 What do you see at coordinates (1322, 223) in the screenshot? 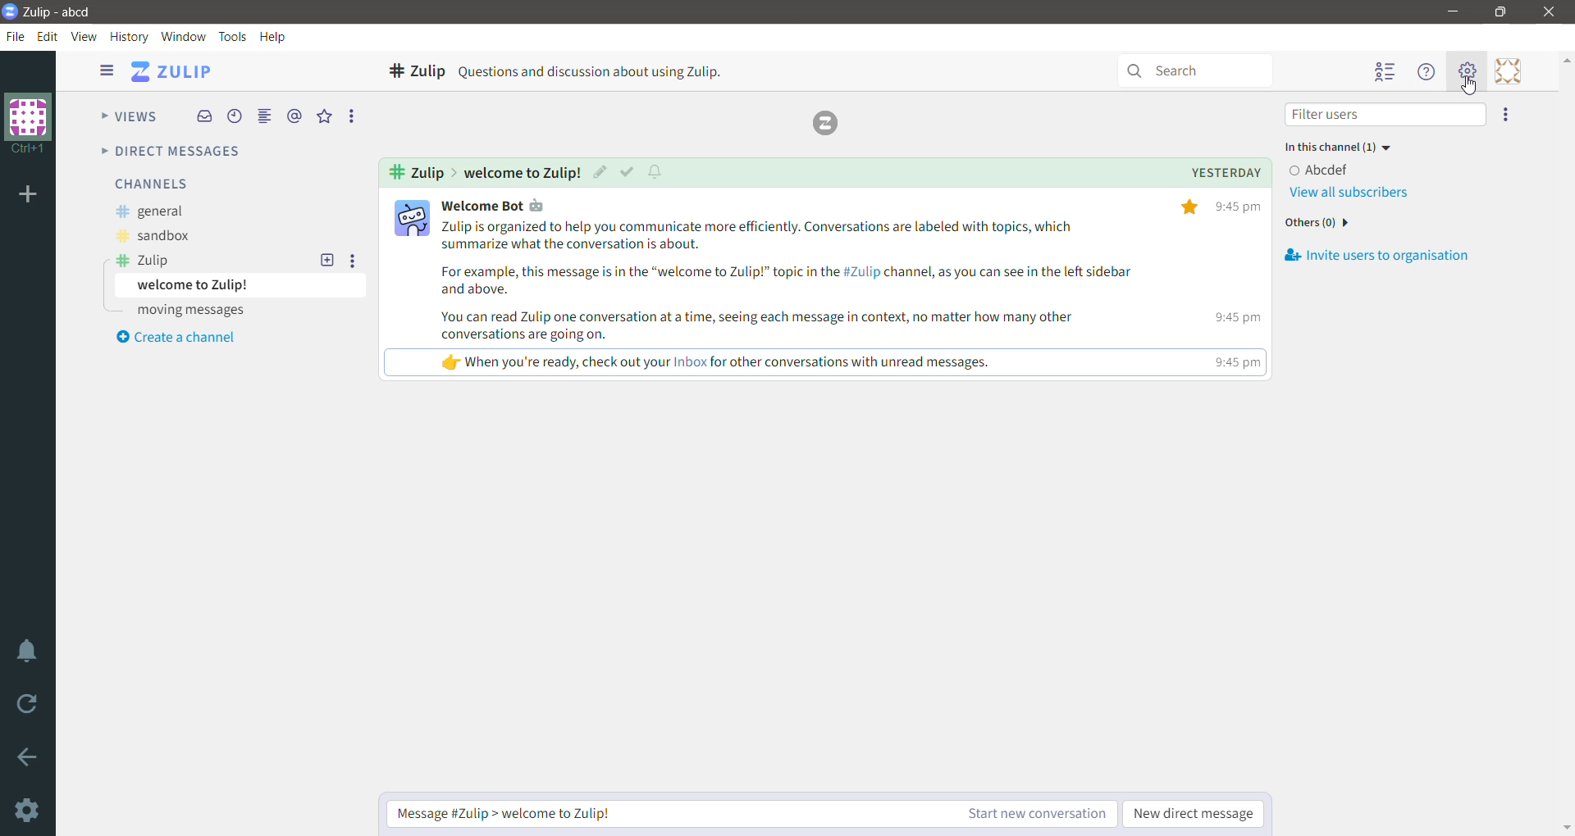
I see `Others` at bounding box center [1322, 223].